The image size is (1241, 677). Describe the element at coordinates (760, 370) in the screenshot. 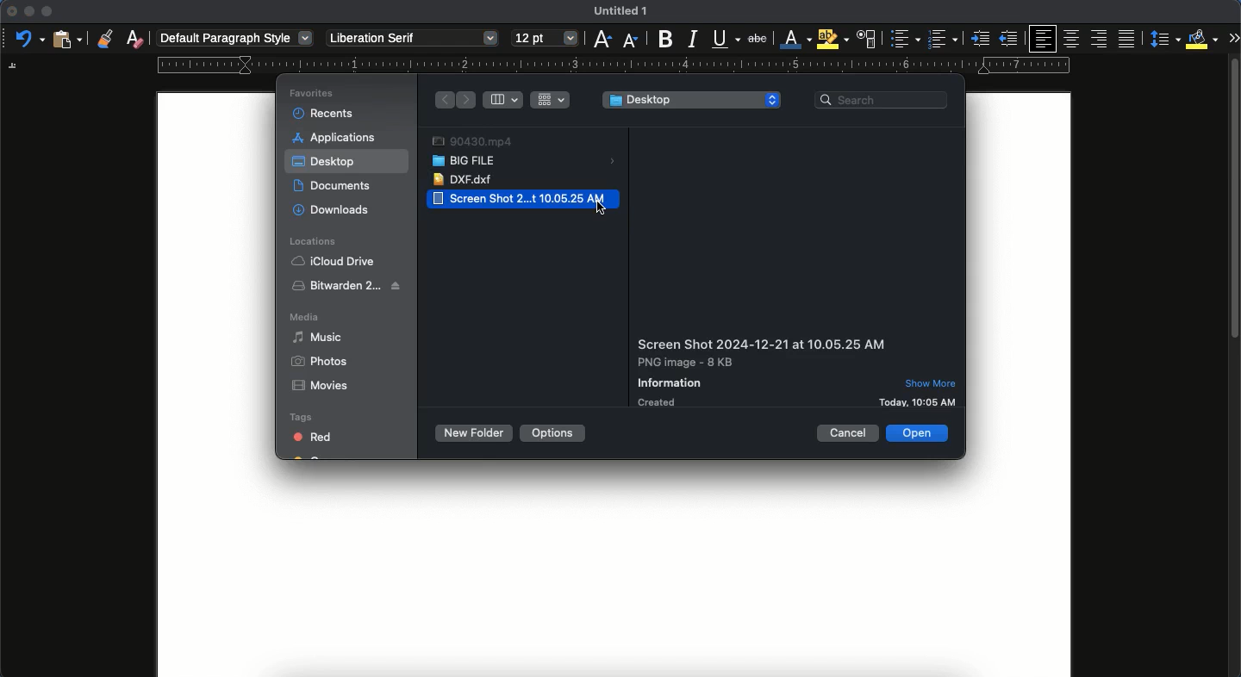

I see `details` at that location.